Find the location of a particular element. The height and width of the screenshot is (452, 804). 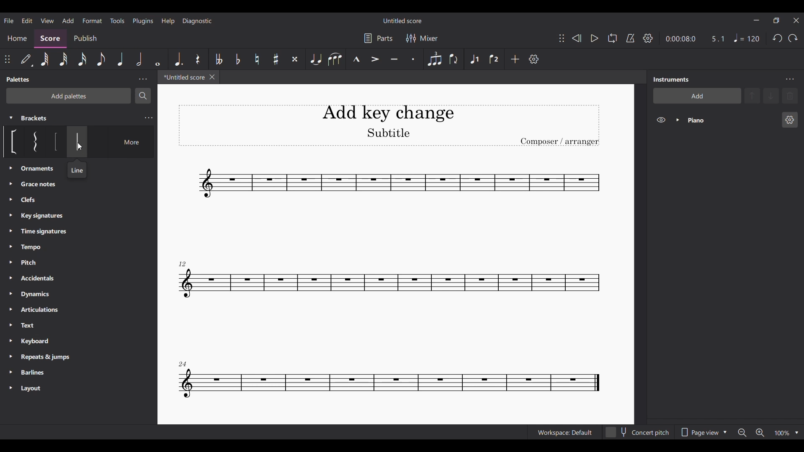

Title, sub-title, and composer name is located at coordinates (389, 125).